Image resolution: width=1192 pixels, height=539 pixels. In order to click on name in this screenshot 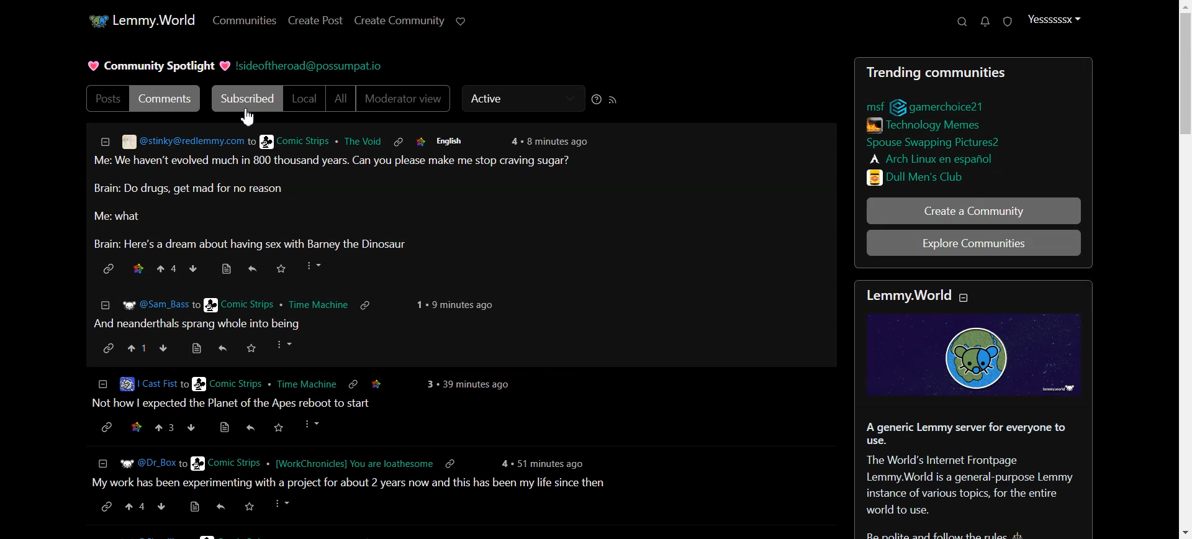, I will do `click(260, 384)`.